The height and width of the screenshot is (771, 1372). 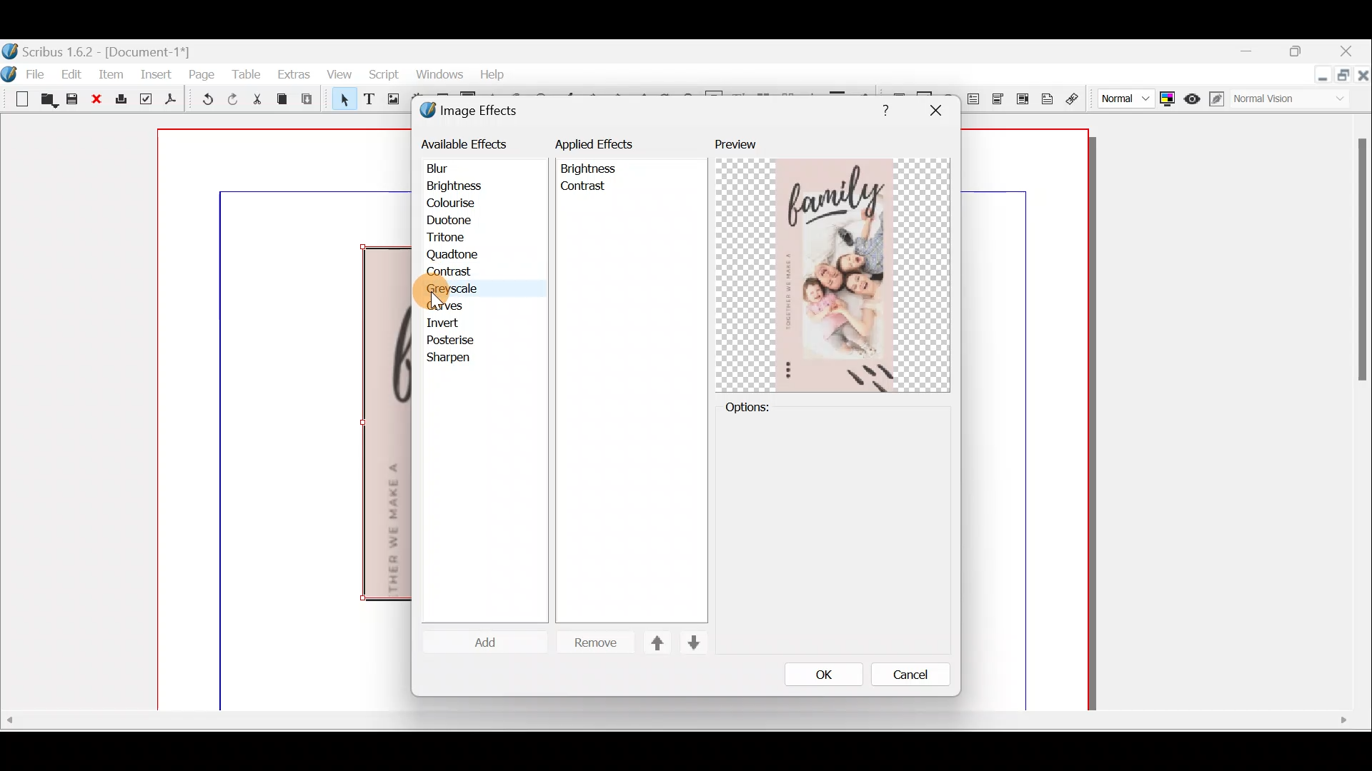 I want to click on Cursor, so click(x=488, y=642).